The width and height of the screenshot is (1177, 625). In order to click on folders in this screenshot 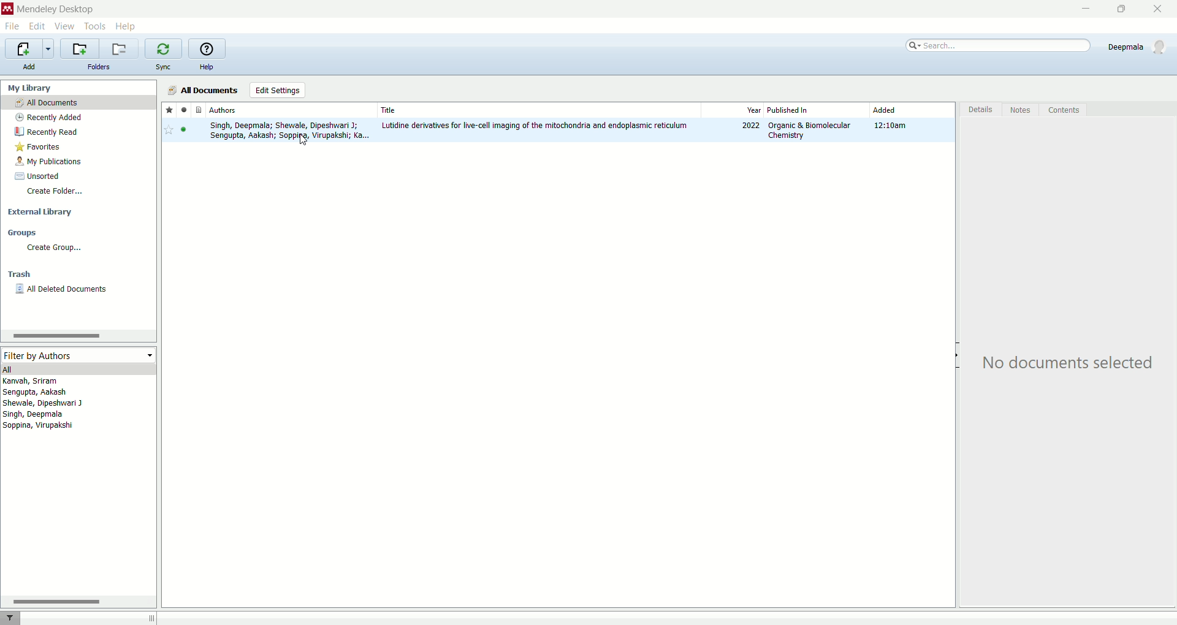, I will do `click(98, 67)`.